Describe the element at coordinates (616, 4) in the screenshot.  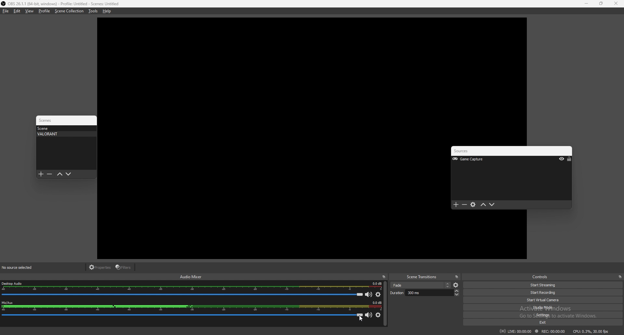
I see `close` at that location.